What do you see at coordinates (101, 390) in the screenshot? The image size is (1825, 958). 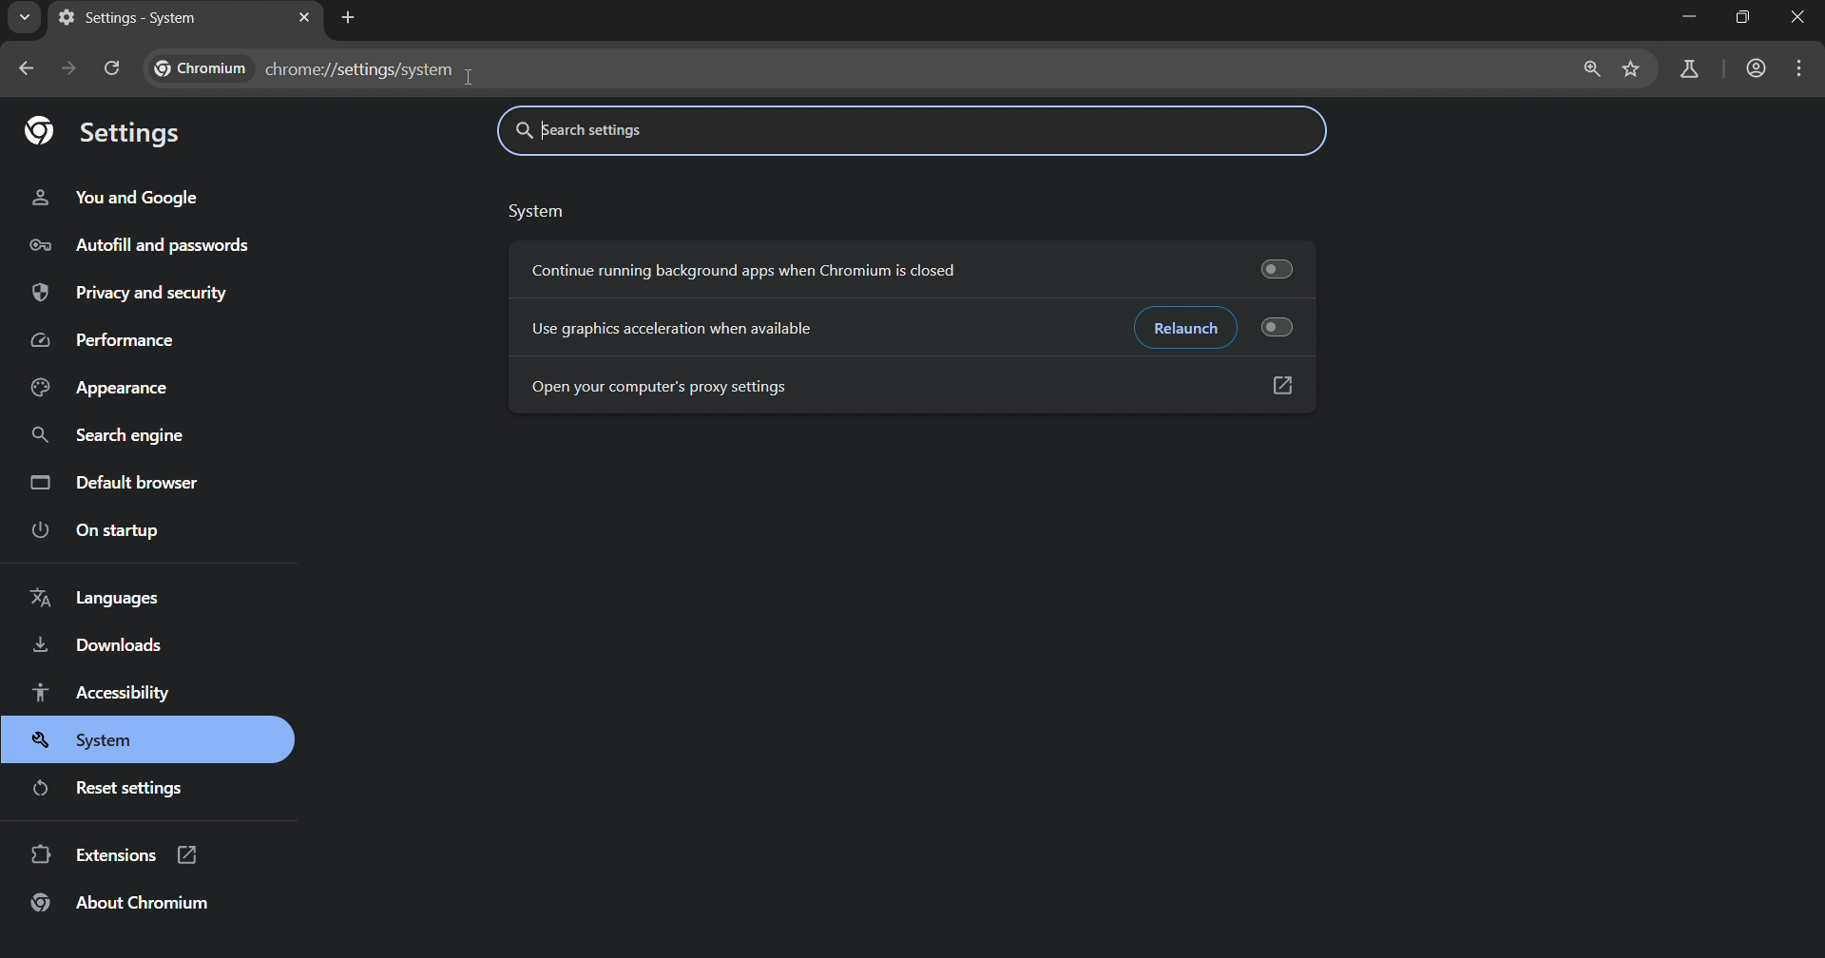 I see `appearance` at bounding box center [101, 390].